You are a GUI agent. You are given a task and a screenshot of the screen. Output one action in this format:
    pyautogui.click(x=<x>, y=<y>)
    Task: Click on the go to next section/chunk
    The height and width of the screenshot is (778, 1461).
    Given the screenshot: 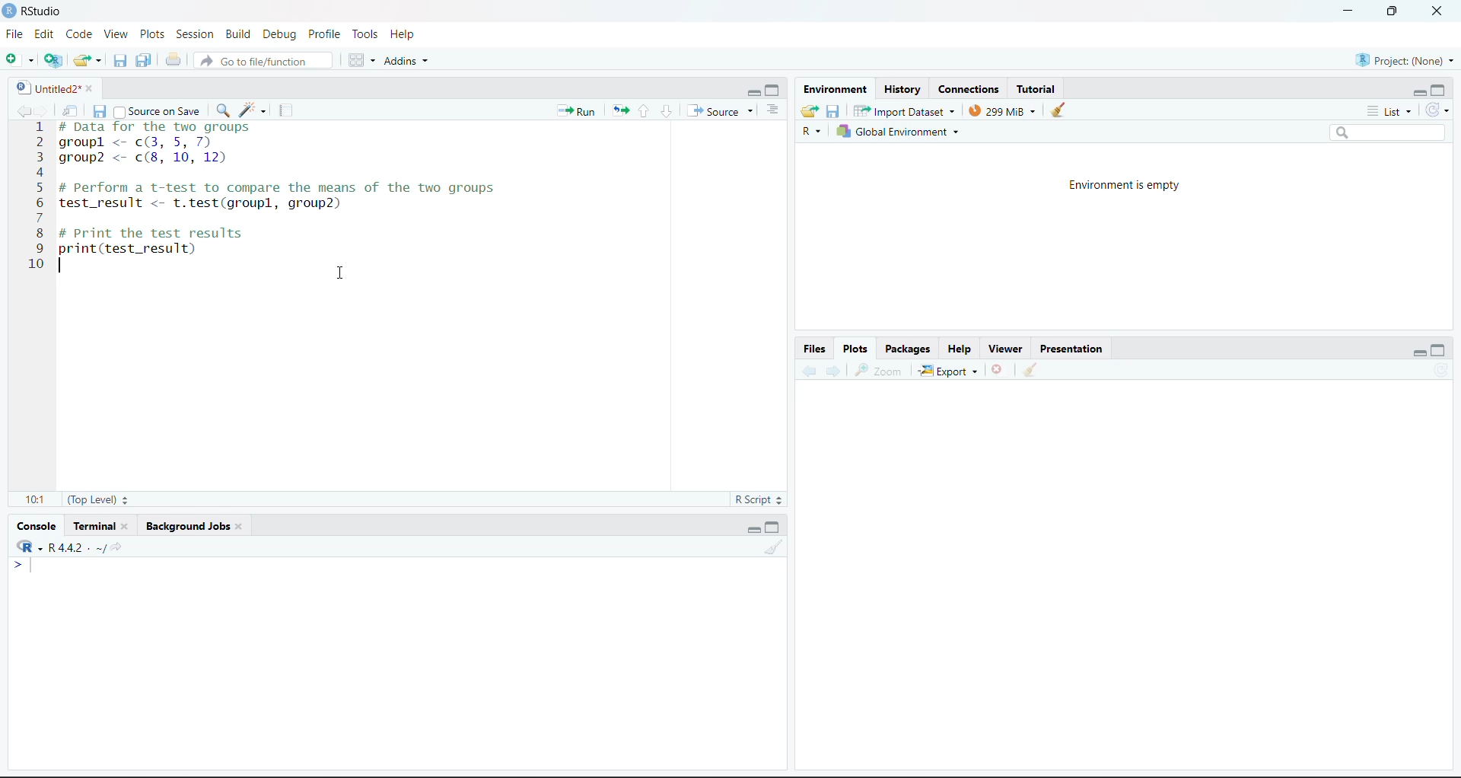 What is the action you would take?
    pyautogui.click(x=667, y=112)
    